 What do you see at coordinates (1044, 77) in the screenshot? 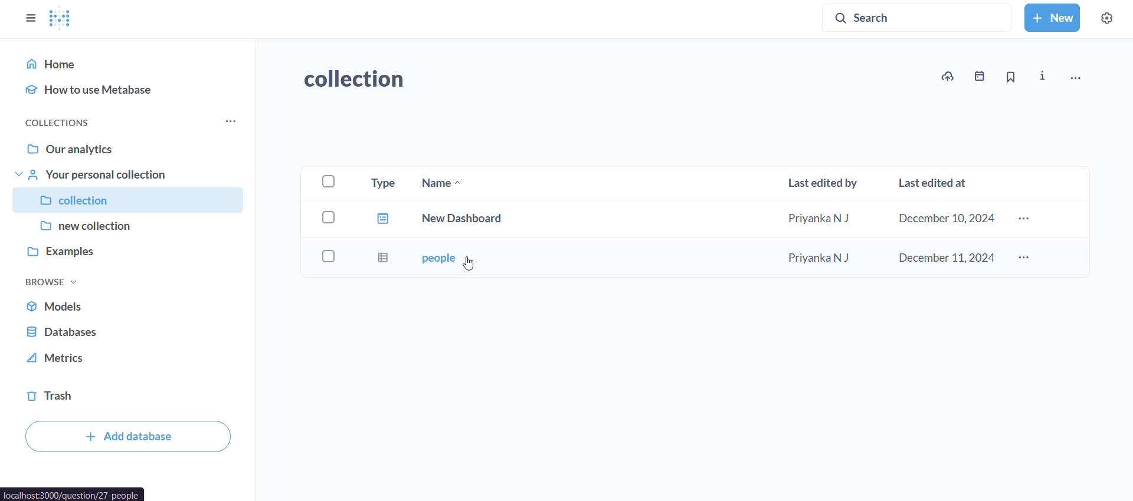
I see `info` at bounding box center [1044, 77].